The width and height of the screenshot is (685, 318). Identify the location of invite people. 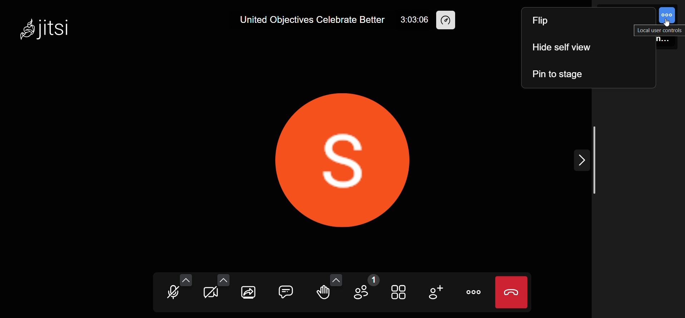
(436, 292).